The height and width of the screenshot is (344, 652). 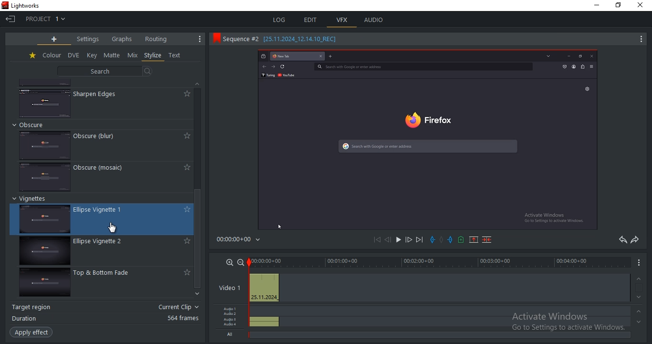 I want to click on Edit menu selected, so click(x=326, y=29).